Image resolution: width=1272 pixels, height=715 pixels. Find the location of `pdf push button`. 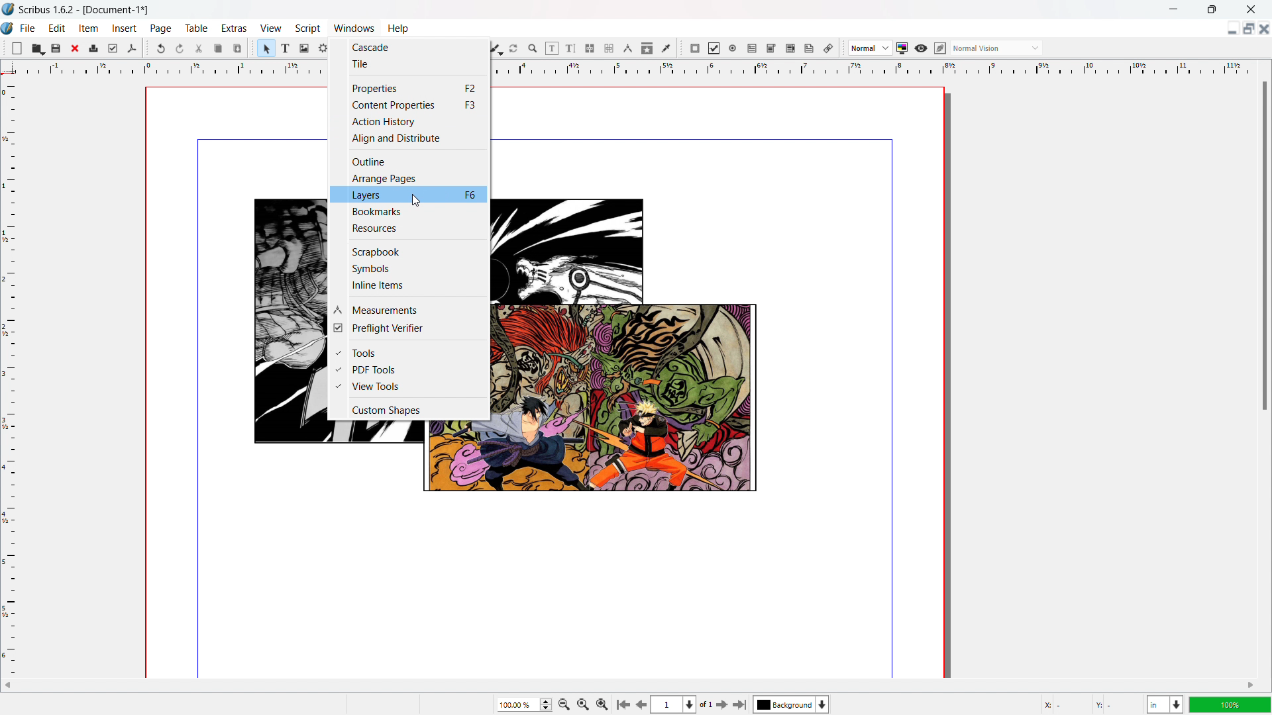

pdf push button is located at coordinates (695, 48).